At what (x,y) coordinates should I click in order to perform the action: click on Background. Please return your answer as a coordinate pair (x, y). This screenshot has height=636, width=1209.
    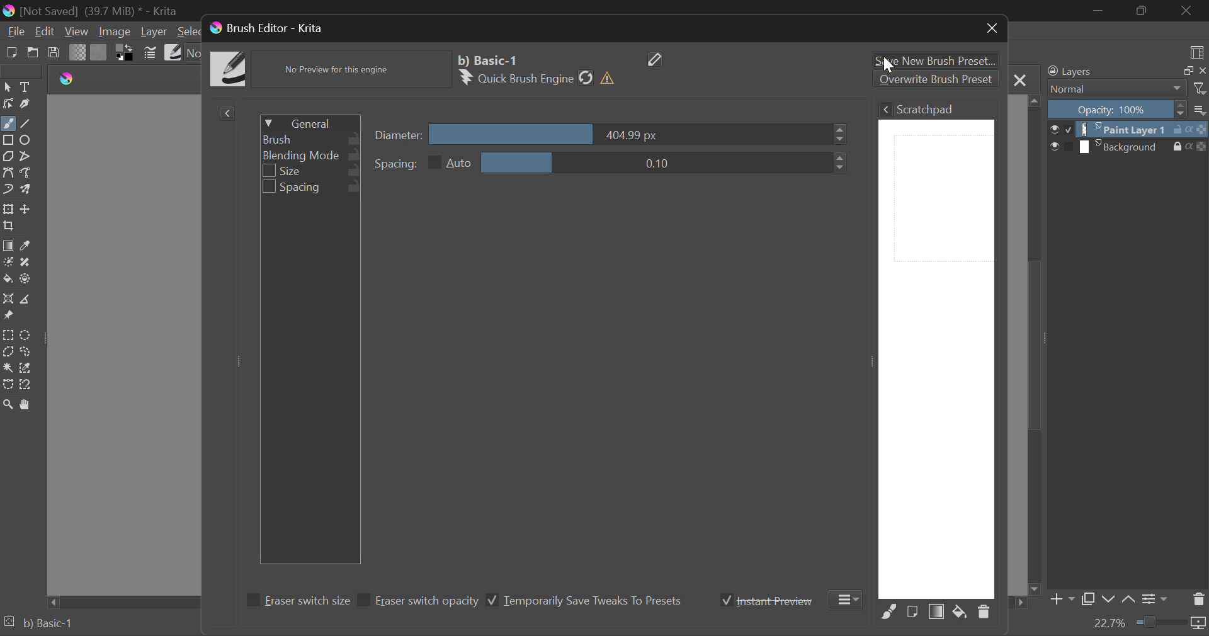
    Looking at the image, I should click on (1128, 147).